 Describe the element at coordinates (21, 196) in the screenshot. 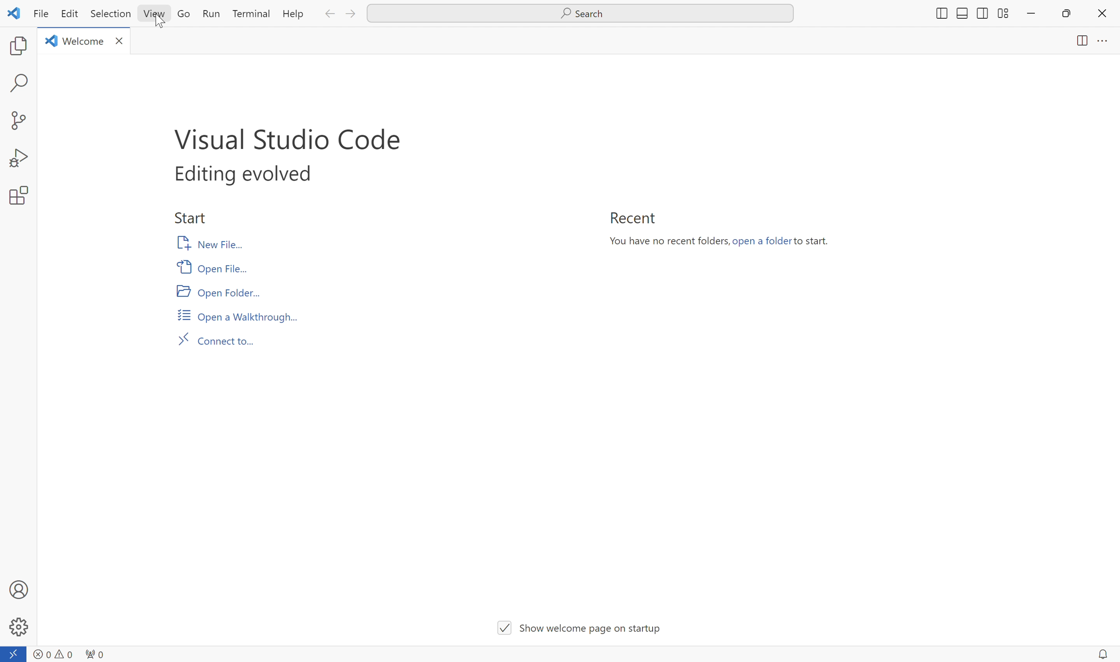

I see `settings` at that location.